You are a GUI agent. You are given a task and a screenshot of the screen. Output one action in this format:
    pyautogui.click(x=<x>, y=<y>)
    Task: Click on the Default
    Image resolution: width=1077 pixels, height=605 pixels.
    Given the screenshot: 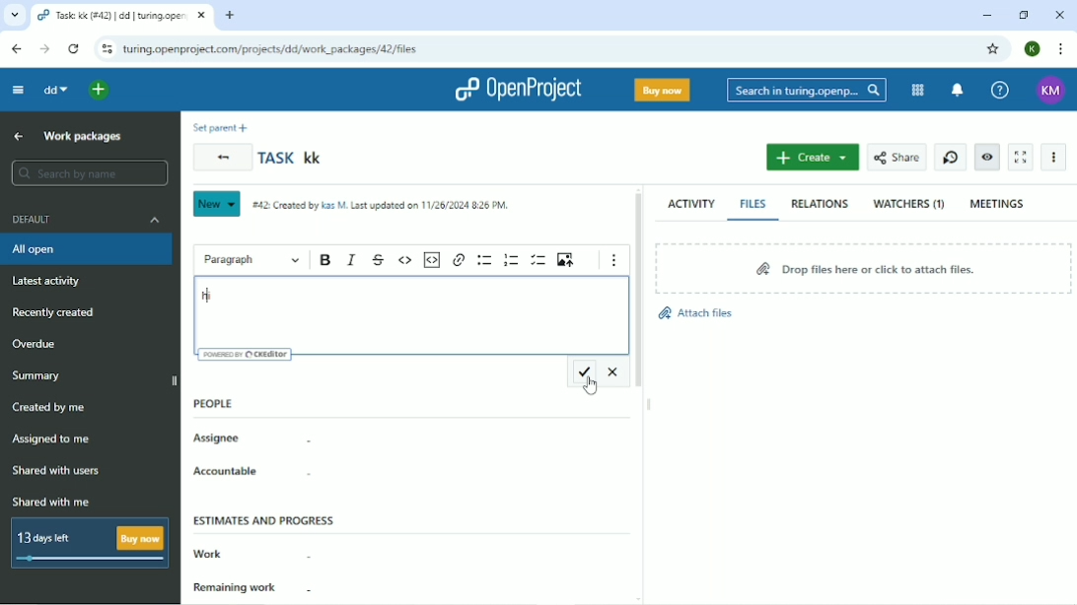 What is the action you would take?
    pyautogui.click(x=88, y=220)
    